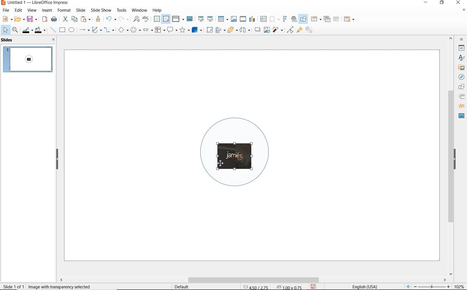 The image size is (467, 290). I want to click on export as PDF, so click(45, 19).